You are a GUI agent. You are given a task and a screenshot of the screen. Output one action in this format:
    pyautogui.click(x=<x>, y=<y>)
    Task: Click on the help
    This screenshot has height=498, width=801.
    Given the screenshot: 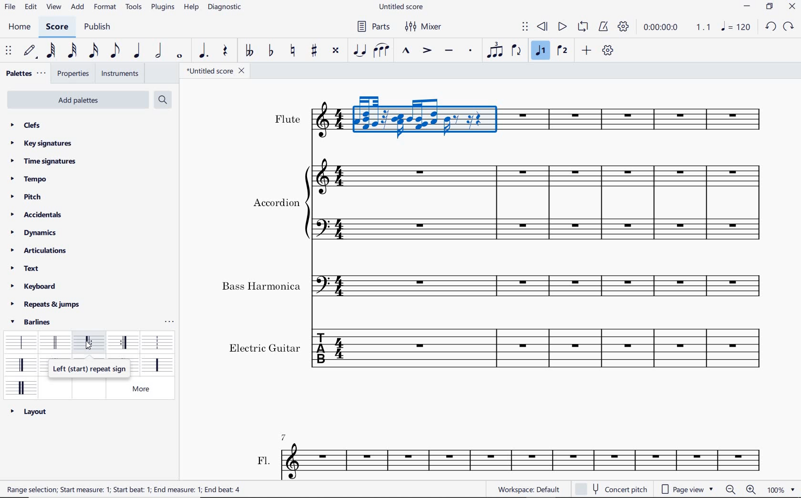 What is the action you would take?
    pyautogui.click(x=191, y=8)
    